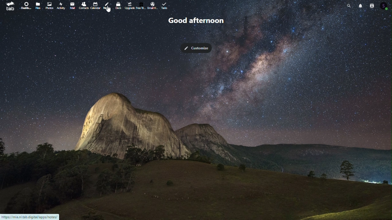 Image resolution: width=392 pixels, height=220 pixels. I want to click on Notes, so click(109, 7).